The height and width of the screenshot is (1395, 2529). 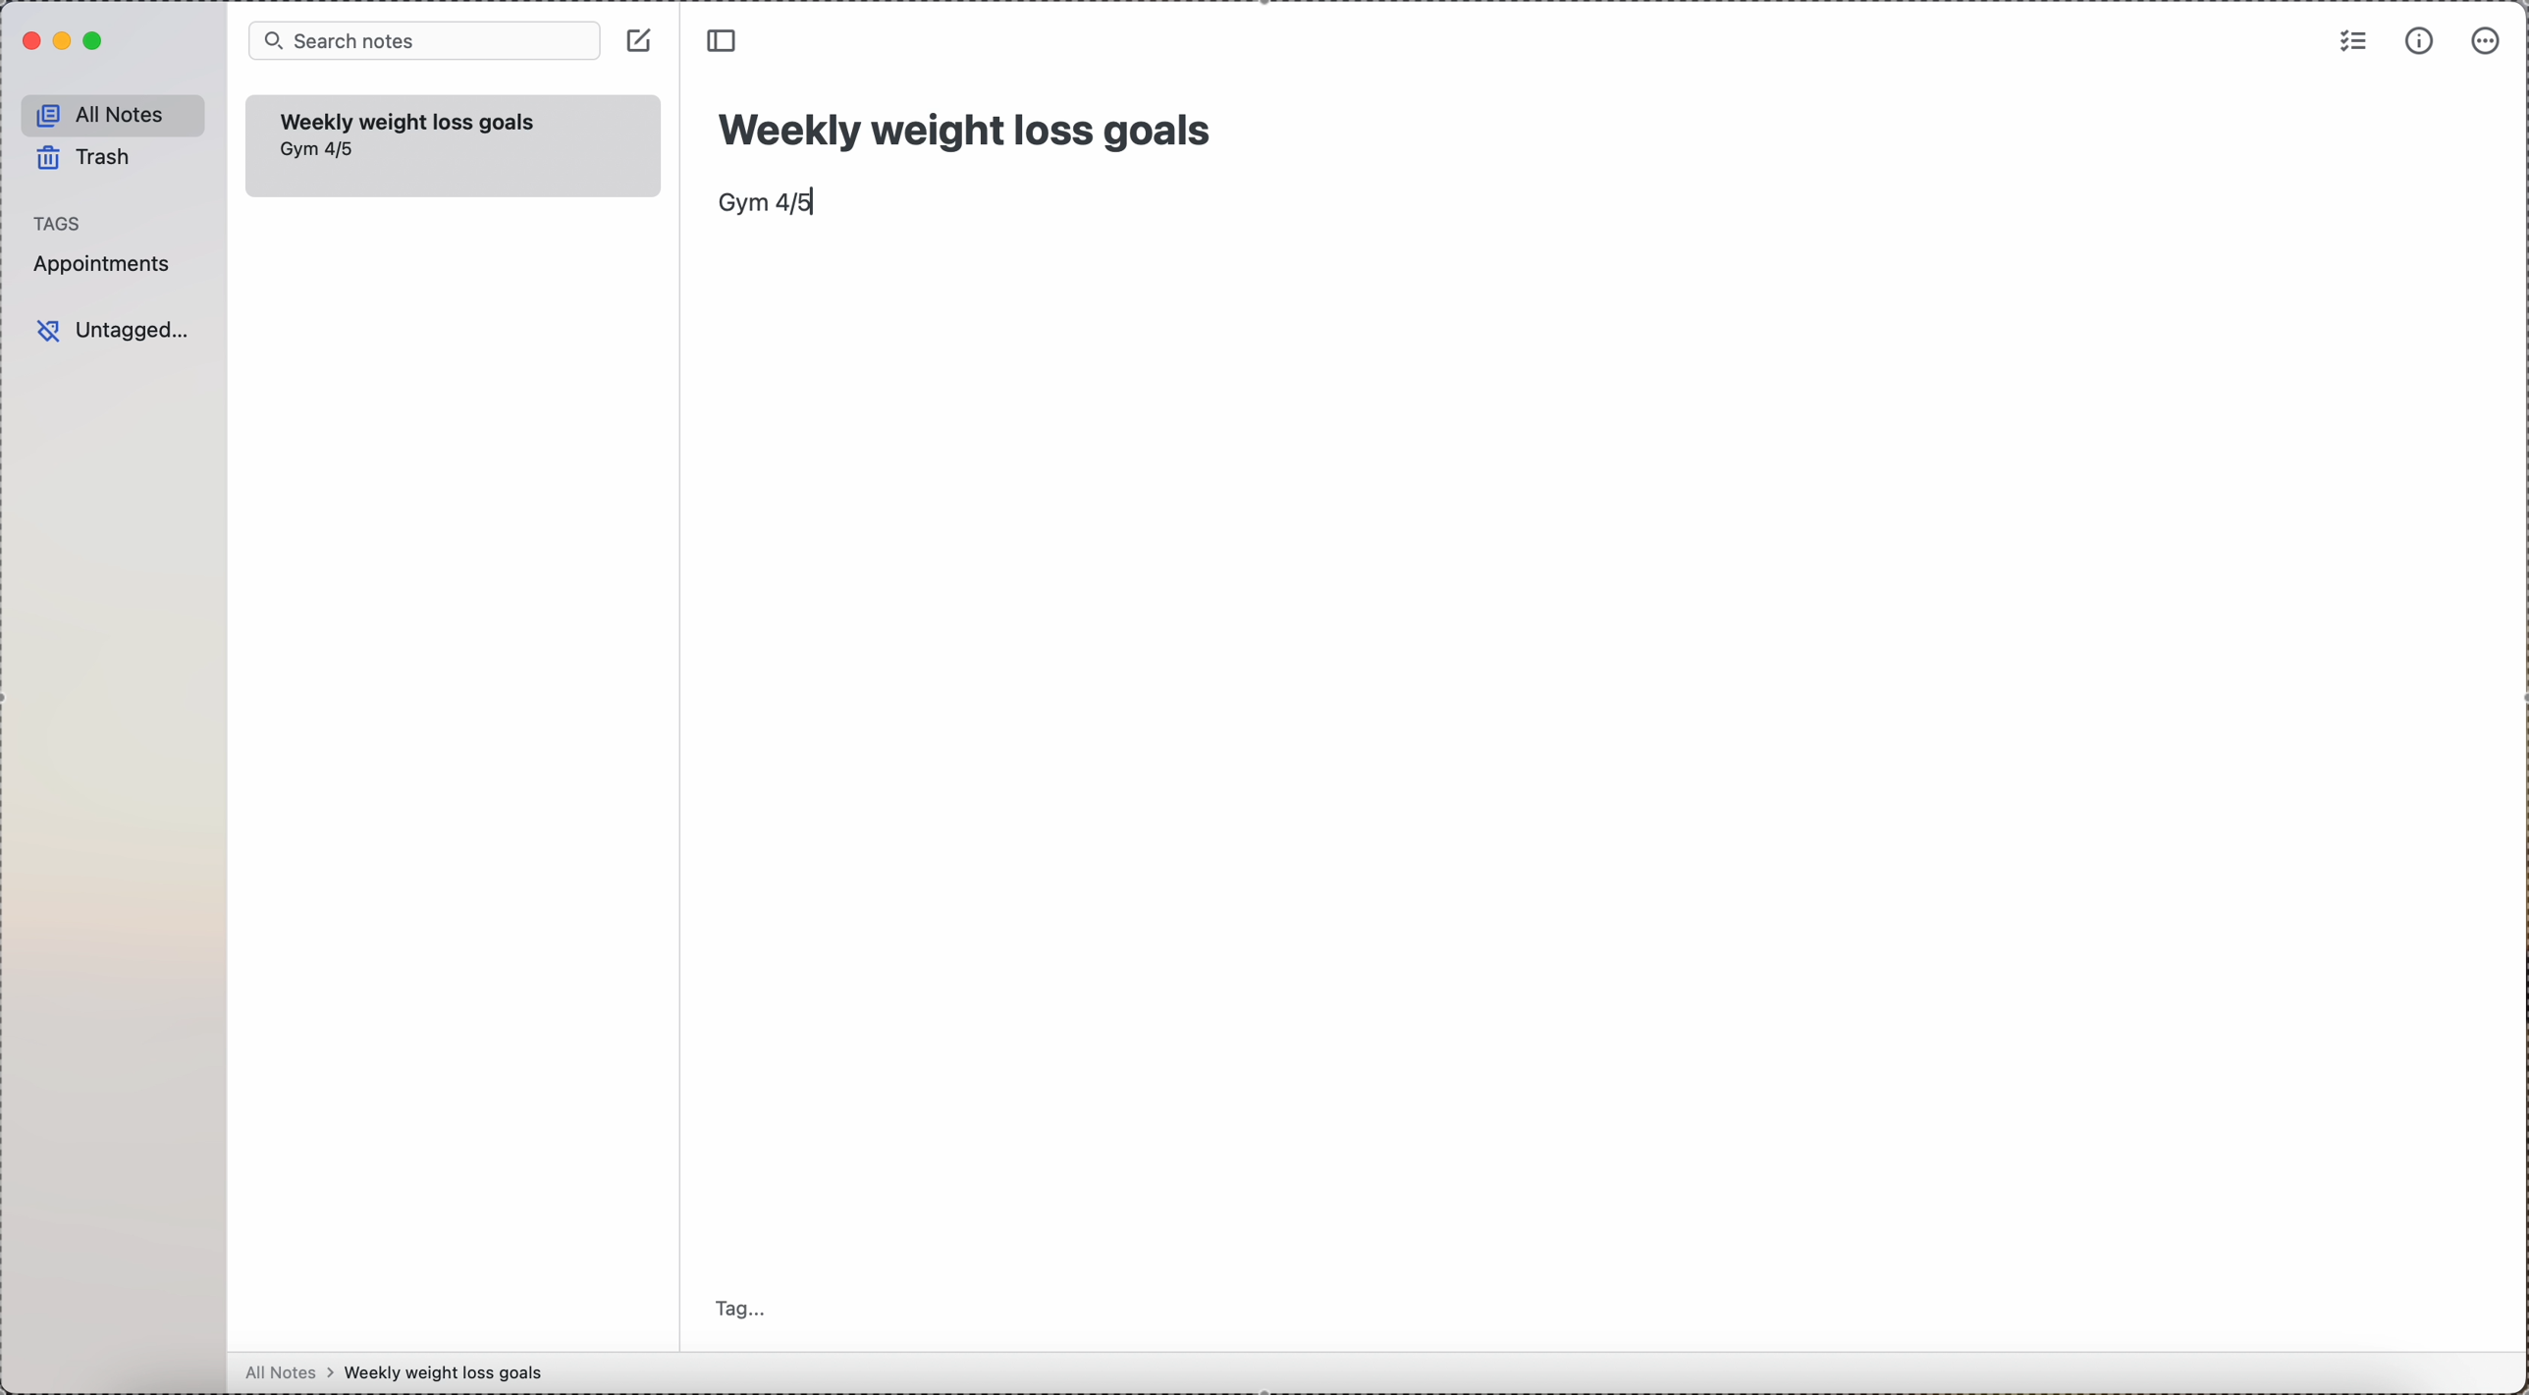 What do you see at coordinates (117, 329) in the screenshot?
I see `untagged` at bounding box center [117, 329].